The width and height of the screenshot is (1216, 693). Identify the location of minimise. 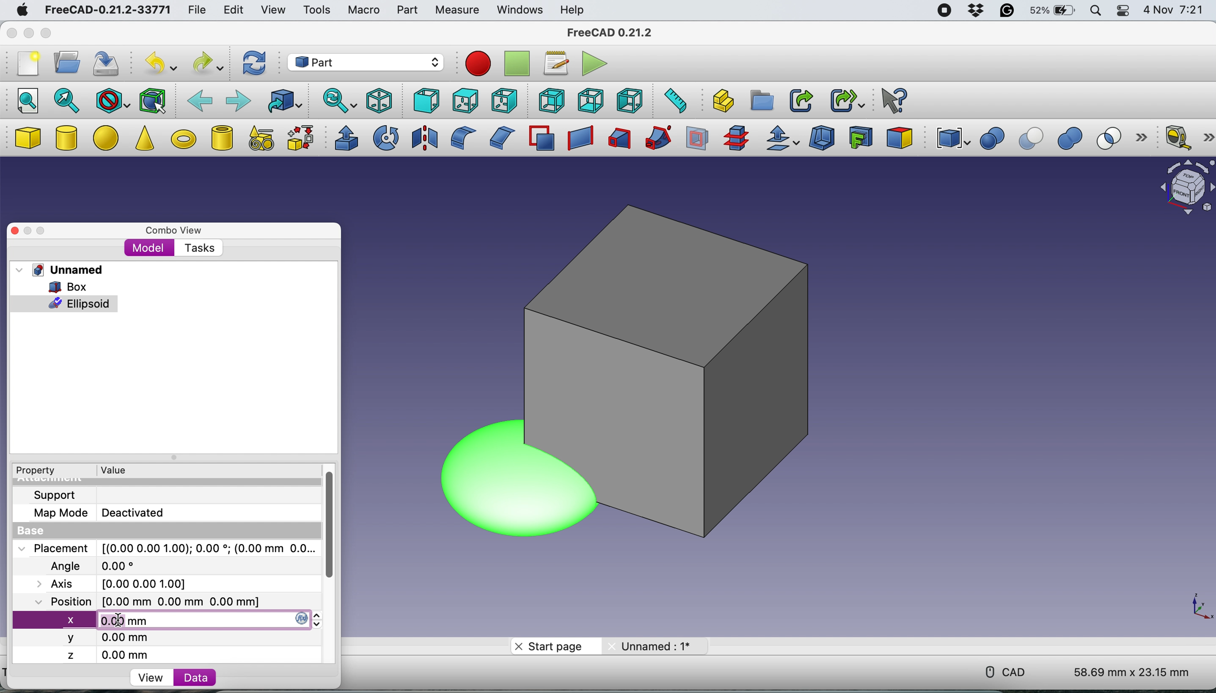
(27, 33).